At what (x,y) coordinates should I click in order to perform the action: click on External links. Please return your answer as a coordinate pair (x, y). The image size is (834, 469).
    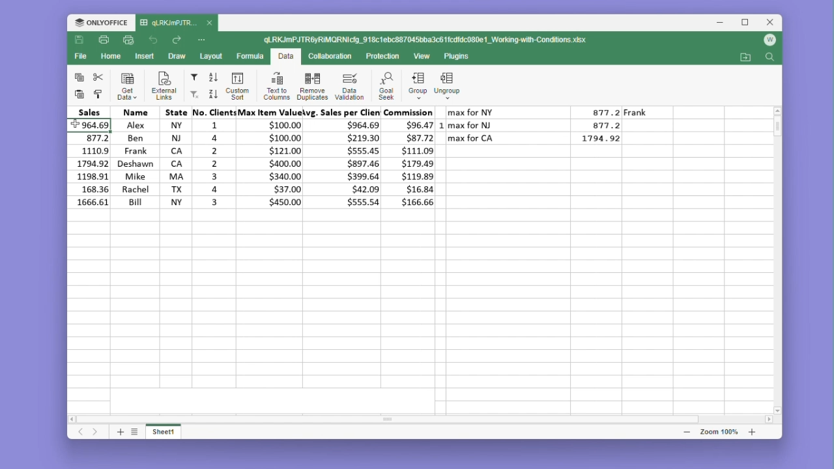
    Looking at the image, I should click on (162, 86).